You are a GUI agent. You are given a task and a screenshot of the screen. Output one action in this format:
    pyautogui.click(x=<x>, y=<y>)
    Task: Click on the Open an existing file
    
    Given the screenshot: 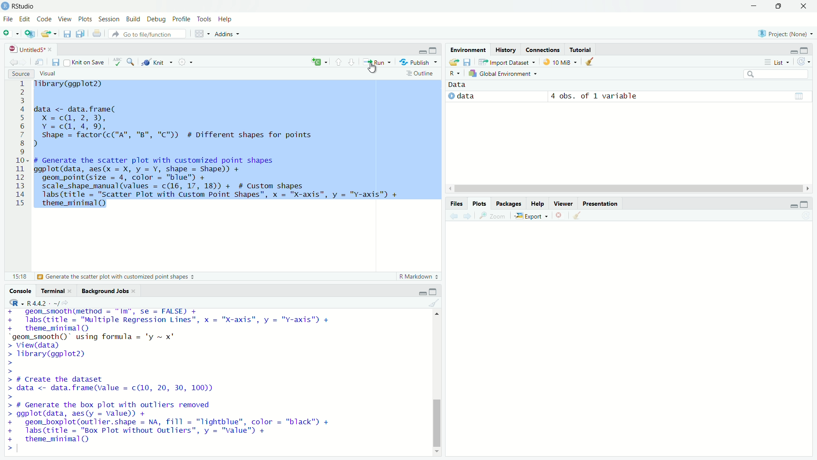 What is the action you would take?
    pyautogui.click(x=45, y=34)
    